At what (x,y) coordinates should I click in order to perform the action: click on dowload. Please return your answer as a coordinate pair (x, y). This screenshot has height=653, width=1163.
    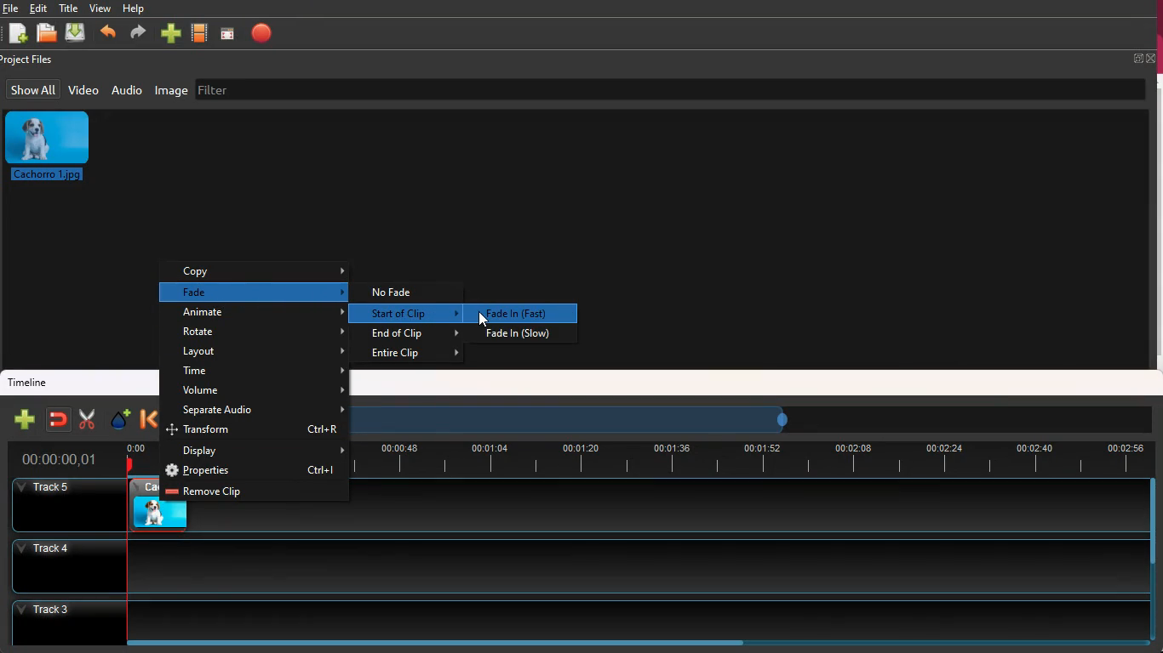
    Looking at the image, I should click on (78, 34).